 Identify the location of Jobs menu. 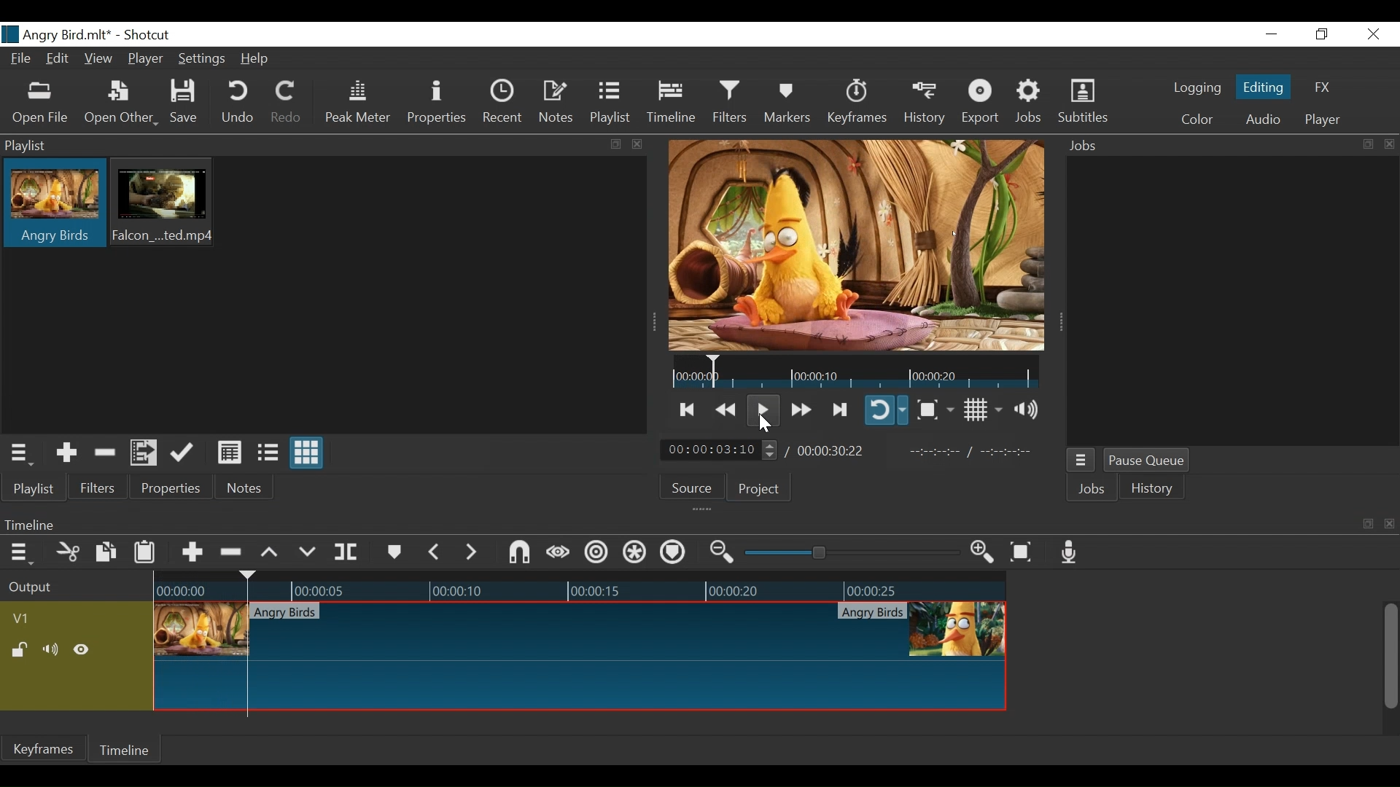
(1083, 459).